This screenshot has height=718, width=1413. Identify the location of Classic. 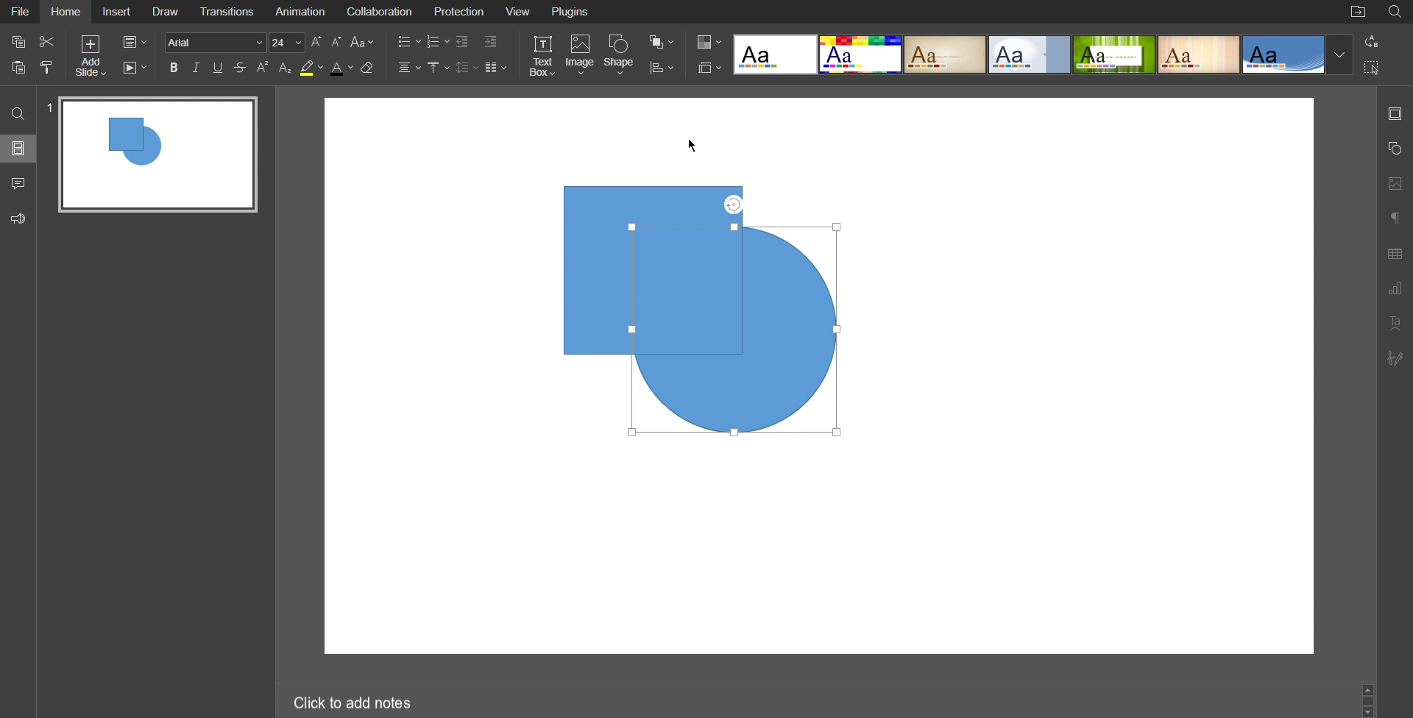
(946, 54).